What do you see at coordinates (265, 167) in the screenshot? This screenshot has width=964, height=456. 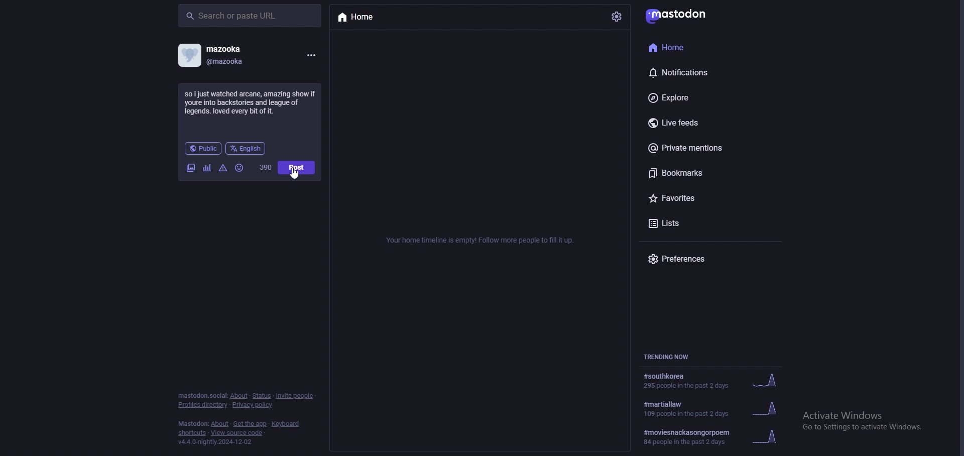 I see `word limit` at bounding box center [265, 167].